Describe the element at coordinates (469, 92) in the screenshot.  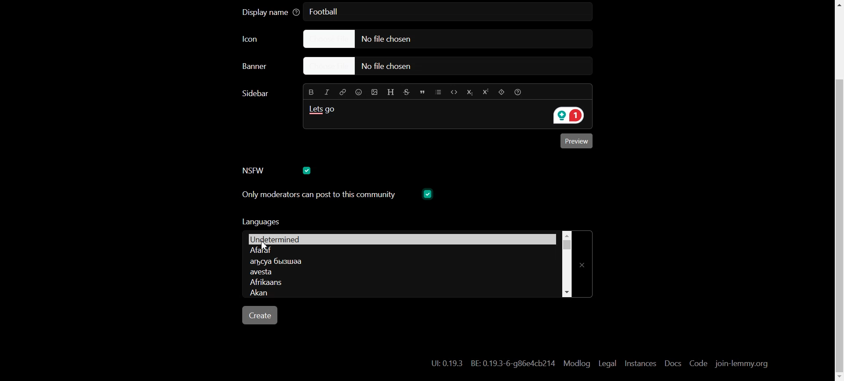
I see `Subscript` at that location.